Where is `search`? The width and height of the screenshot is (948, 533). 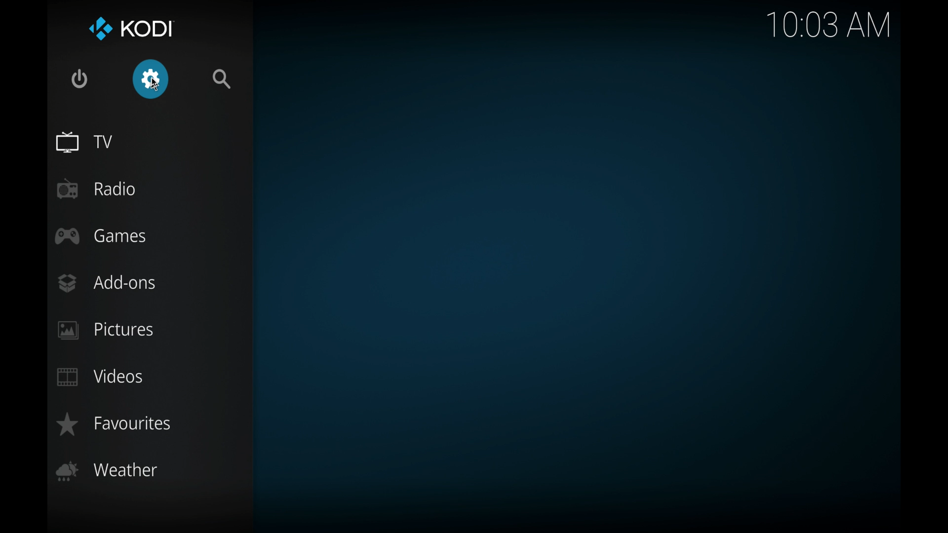
search is located at coordinates (223, 78).